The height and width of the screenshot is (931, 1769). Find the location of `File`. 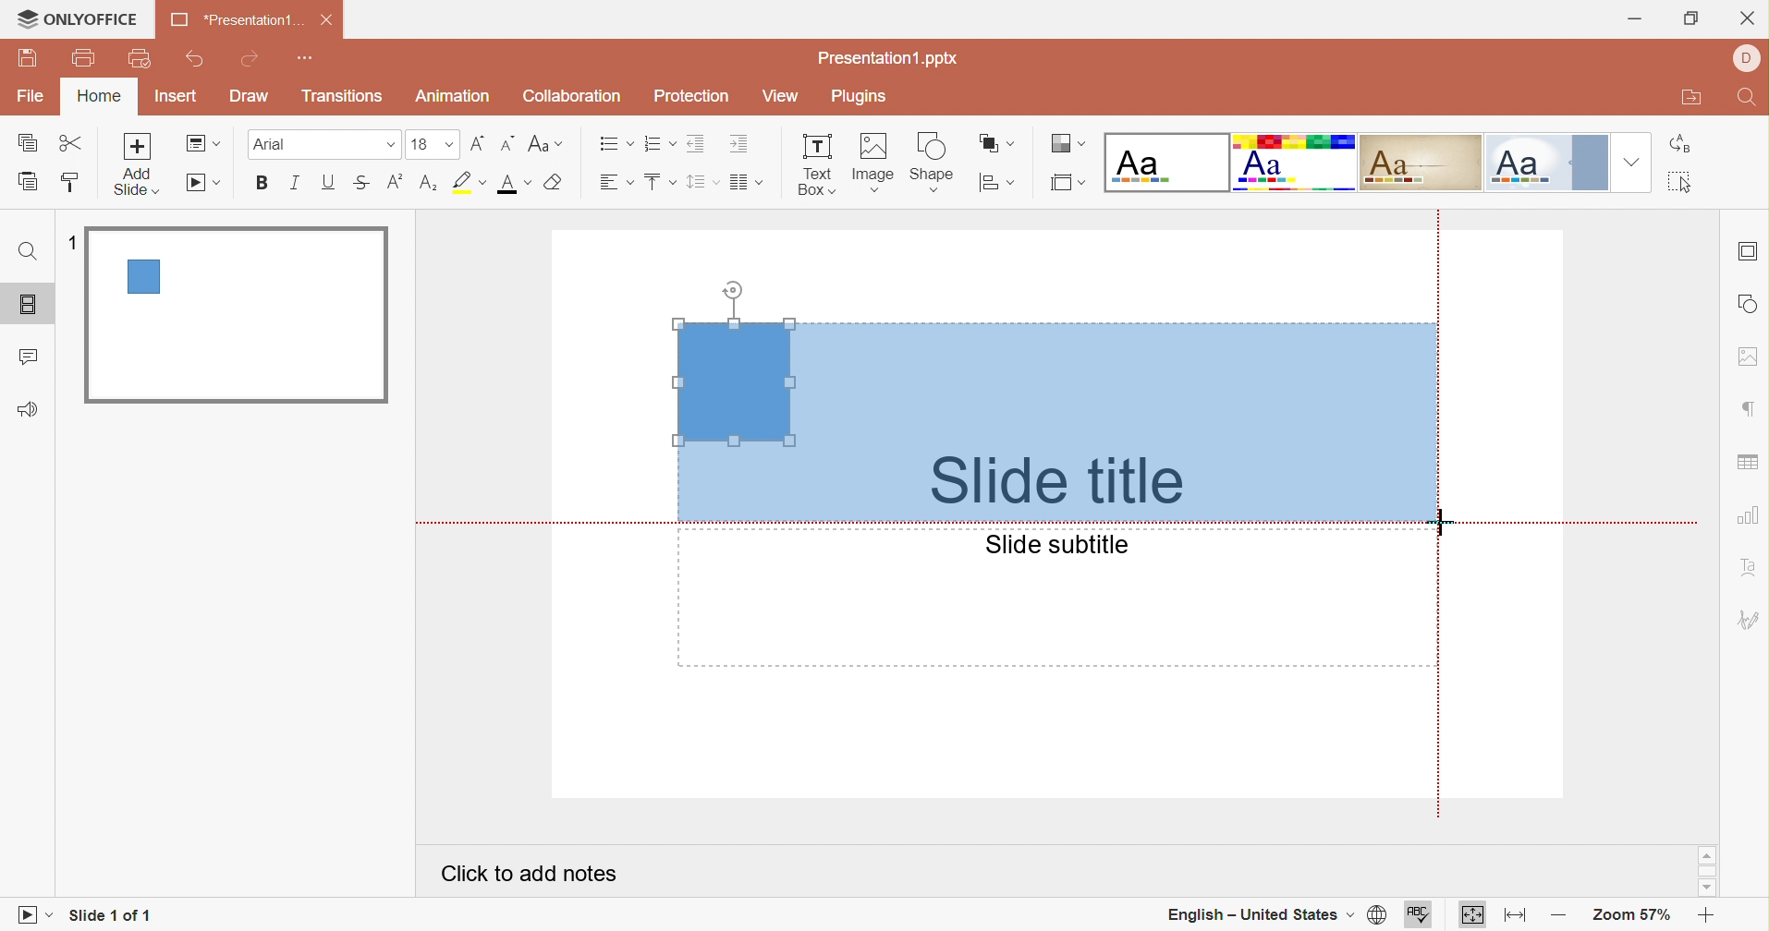

File is located at coordinates (33, 93).